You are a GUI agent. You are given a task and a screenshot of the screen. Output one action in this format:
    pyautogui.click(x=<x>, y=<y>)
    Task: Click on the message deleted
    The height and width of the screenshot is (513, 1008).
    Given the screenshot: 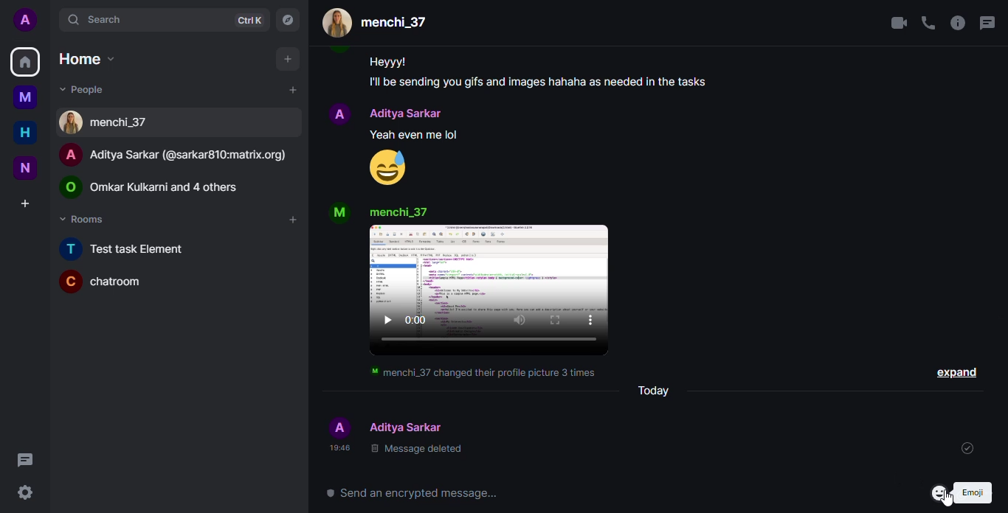 What is the action you would take?
    pyautogui.click(x=418, y=450)
    